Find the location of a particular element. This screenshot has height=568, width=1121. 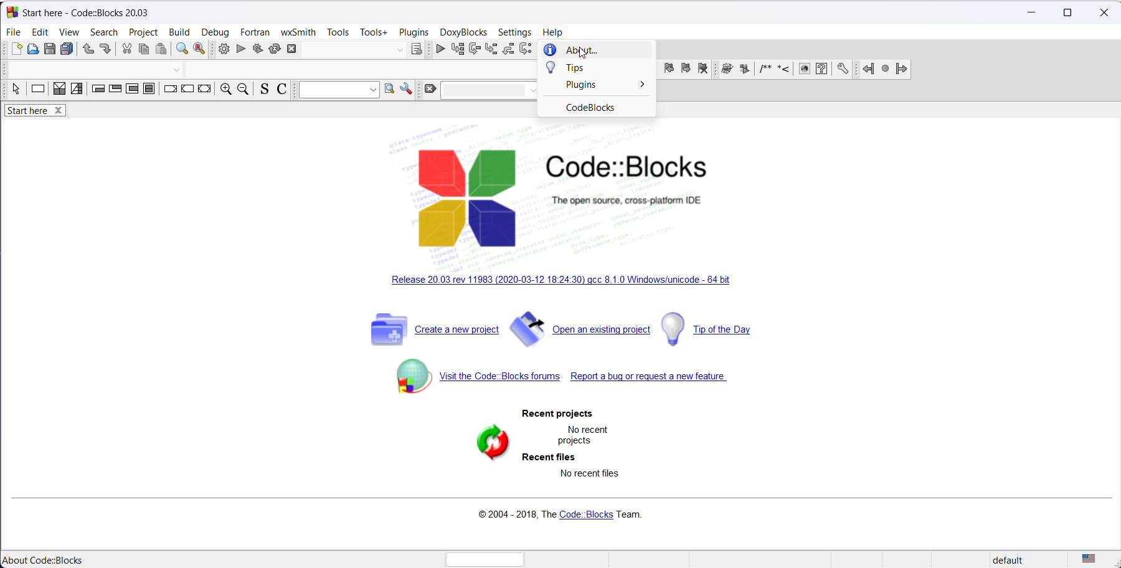

code block forums is located at coordinates (481, 384).